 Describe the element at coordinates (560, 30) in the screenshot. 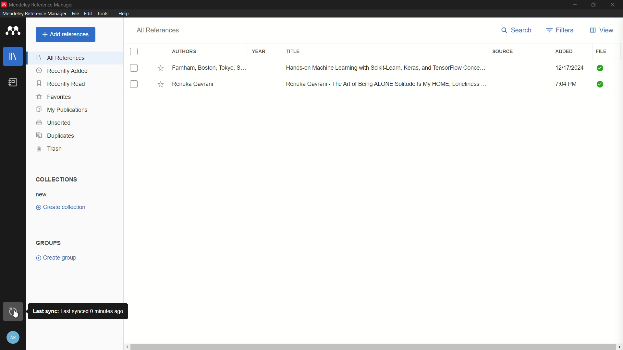

I see `filters` at that location.